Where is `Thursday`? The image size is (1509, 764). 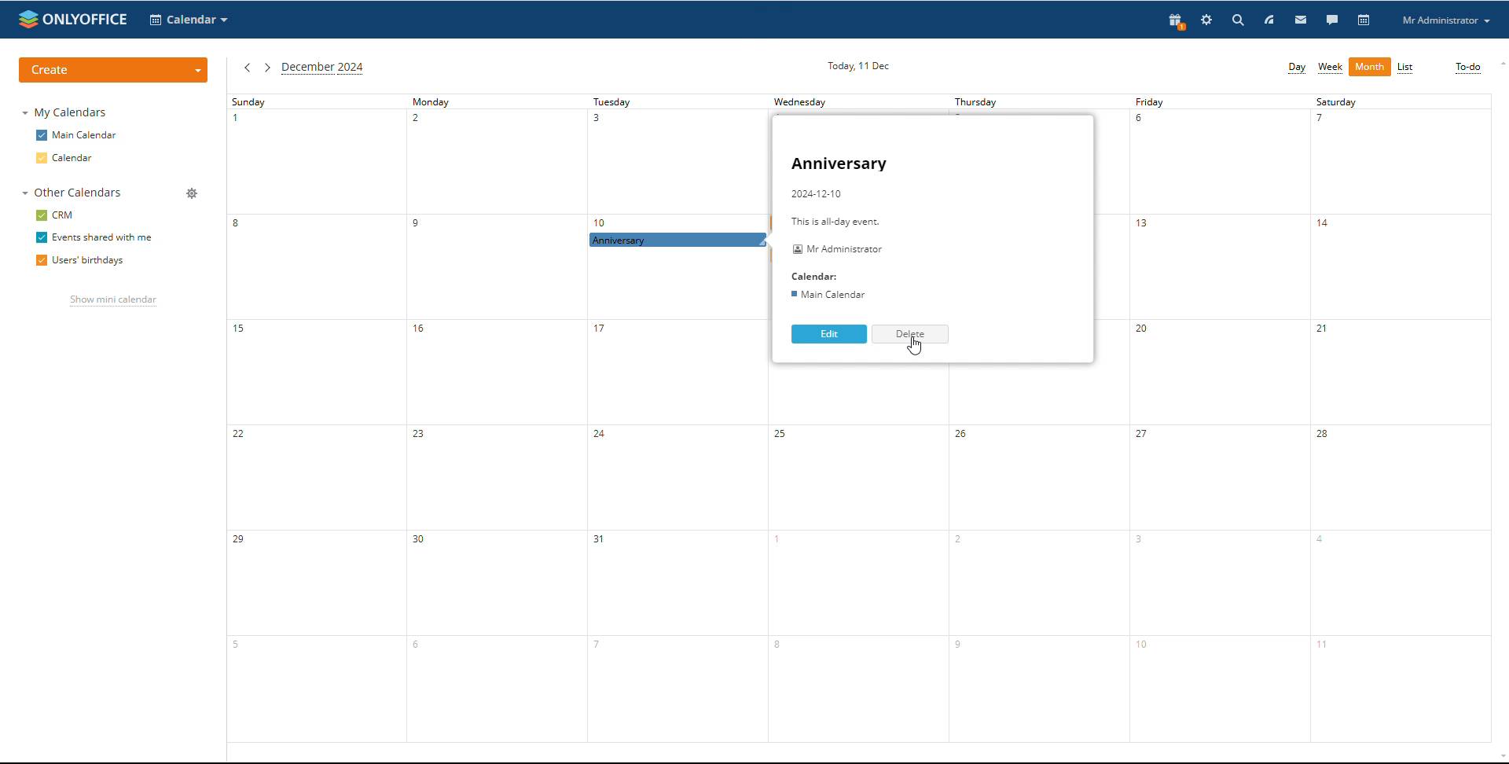 Thursday is located at coordinates (983, 103).